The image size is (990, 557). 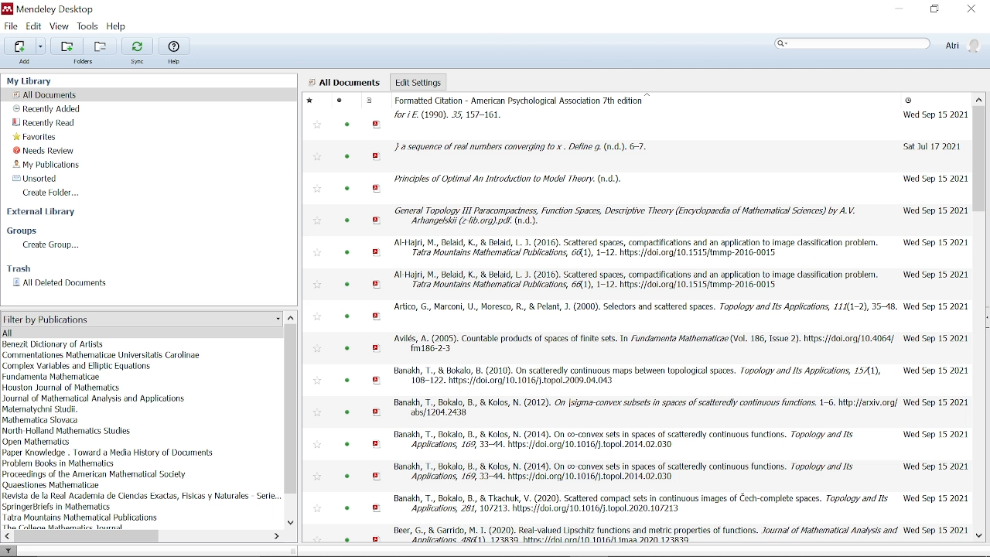 What do you see at coordinates (52, 377) in the screenshot?
I see `author` at bounding box center [52, 377].